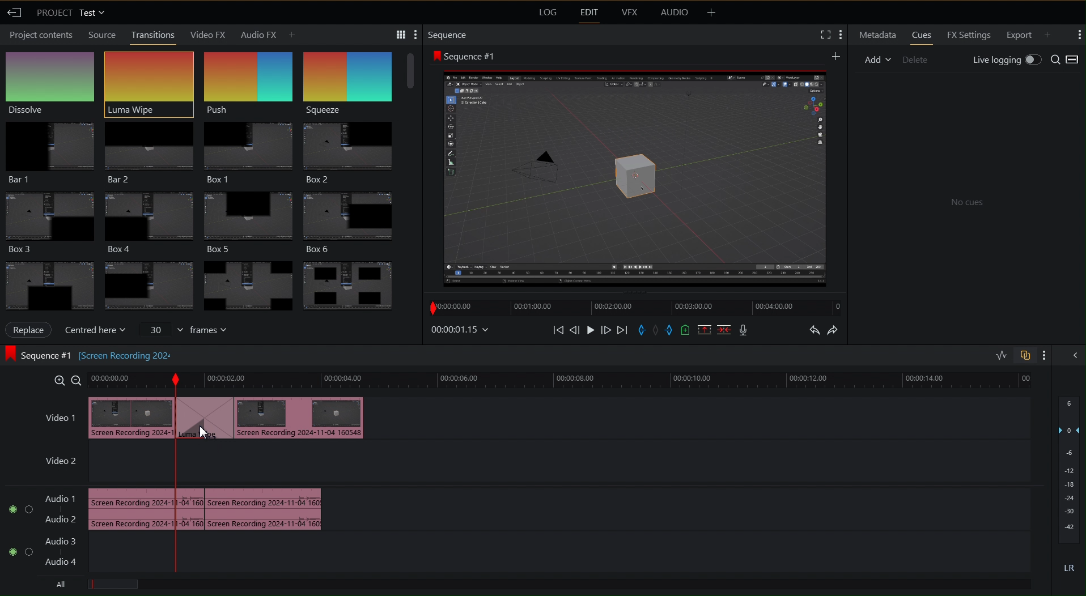 This screenshot has height=596, width=1086. What do you see at coordinates (1052, 33) in the screenshot?
I see `Add` at bounding box center [1052, 33].